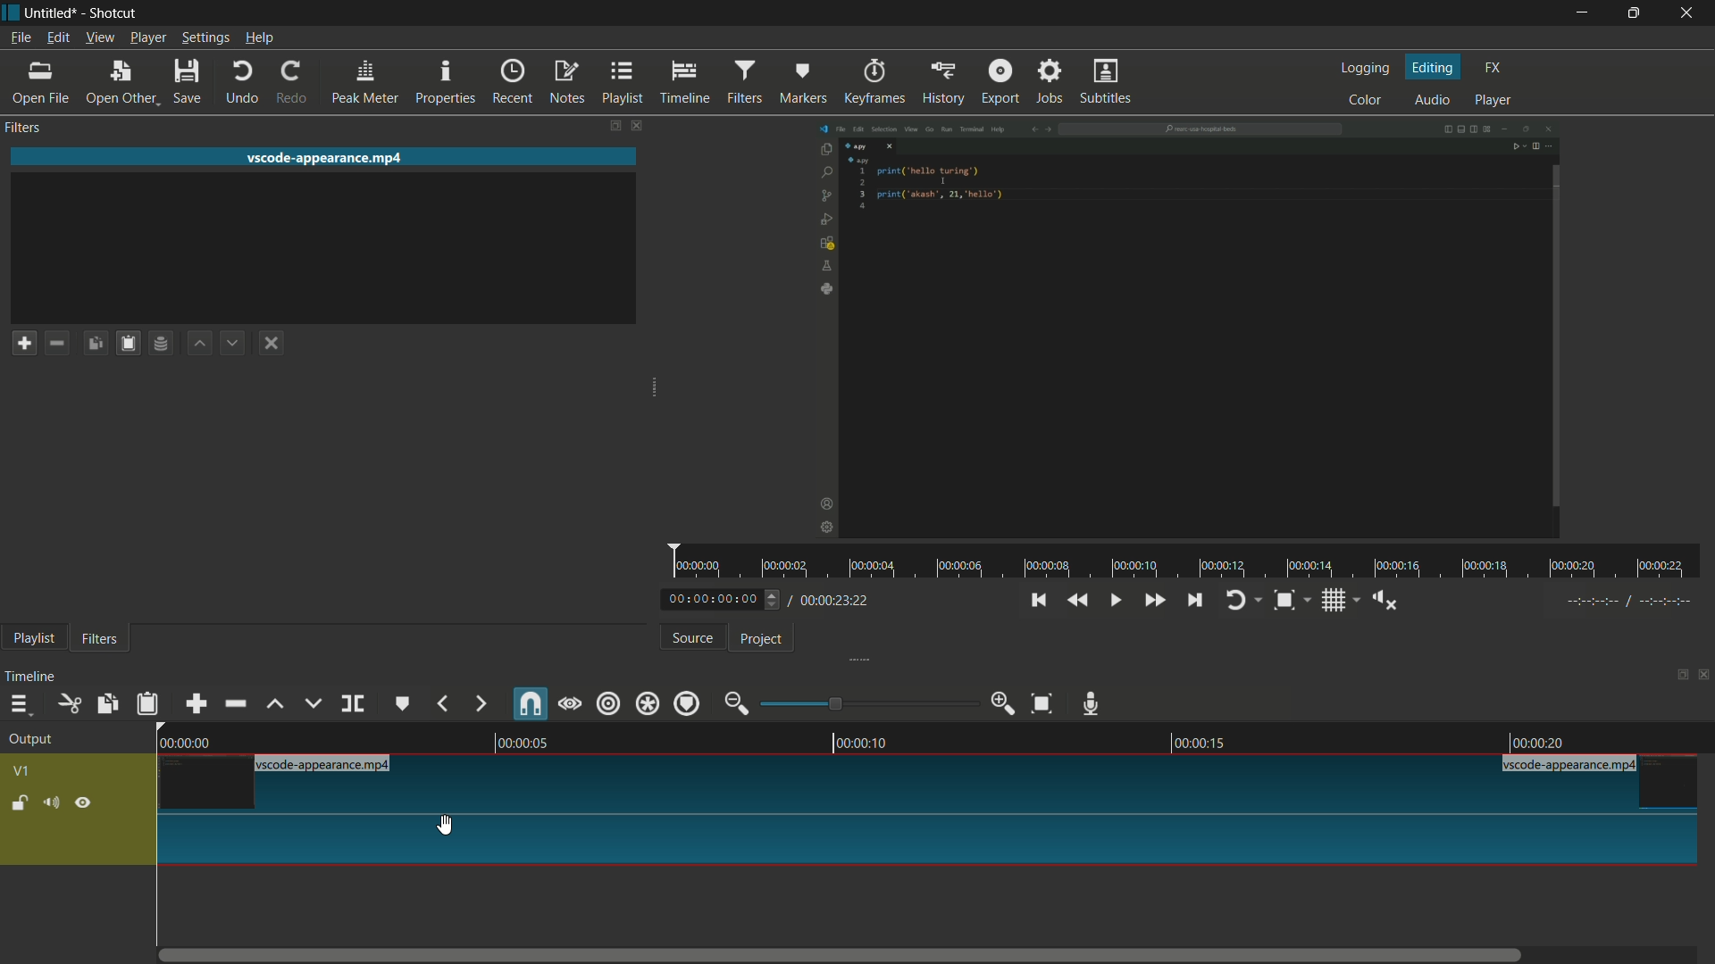 The height and width of the screenshot is (964, 1715). Describe the element at coordinates (693, 637) in the screenshot. I see `source` at that location.